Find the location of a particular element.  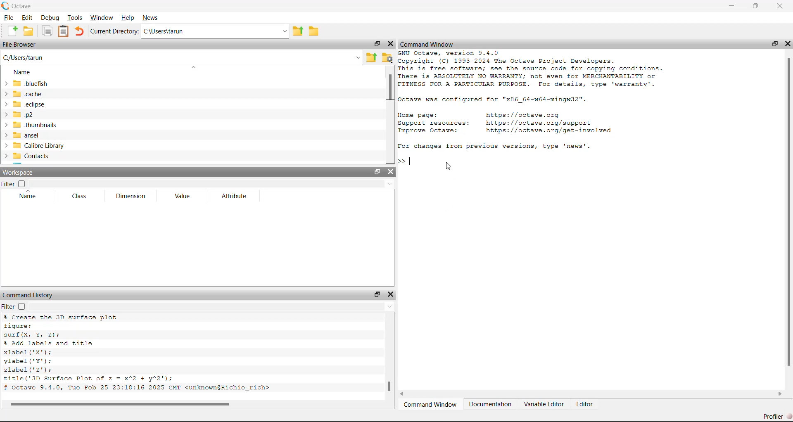

Variable Editor is located at coordinates (544, 404).